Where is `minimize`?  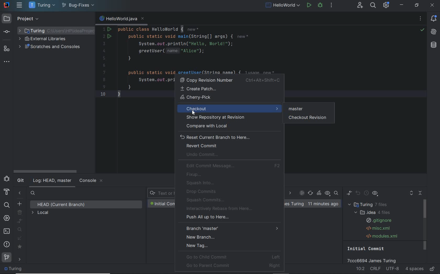 minimize is located at coordinates (402, 5).